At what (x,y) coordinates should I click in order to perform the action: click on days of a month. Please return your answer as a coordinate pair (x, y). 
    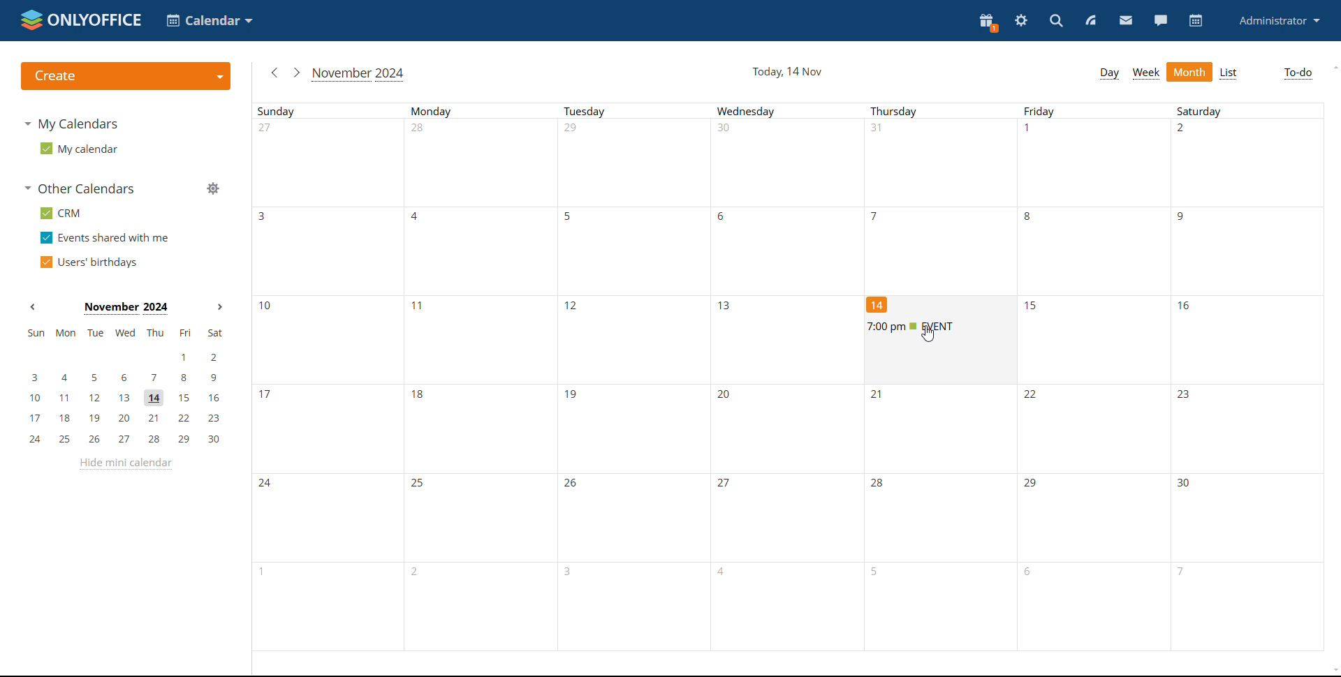
    Looking at the image, I should click on (1177, 338).